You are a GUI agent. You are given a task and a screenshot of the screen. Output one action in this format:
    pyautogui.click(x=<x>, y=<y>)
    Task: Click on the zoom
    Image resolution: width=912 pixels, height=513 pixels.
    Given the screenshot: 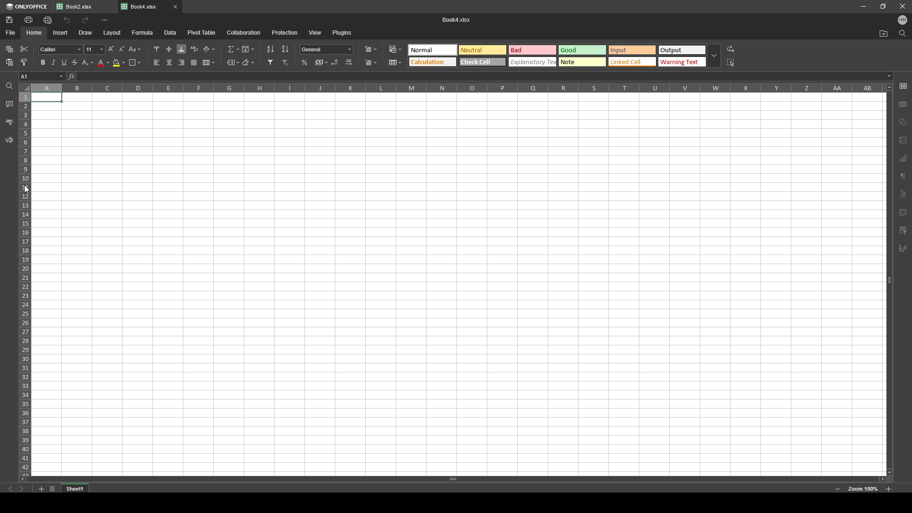 What is the action you would take?
    pyautogui.click(x=862, y=488)
    